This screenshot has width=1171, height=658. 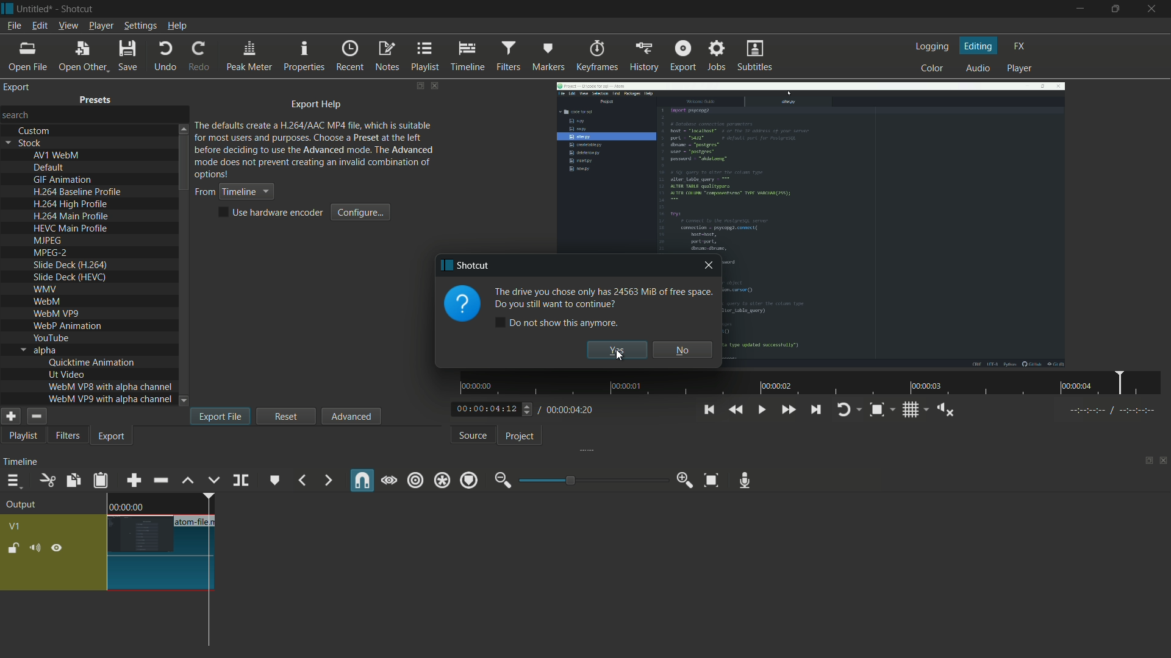 I want to click on time, so click(x=814, y=383).